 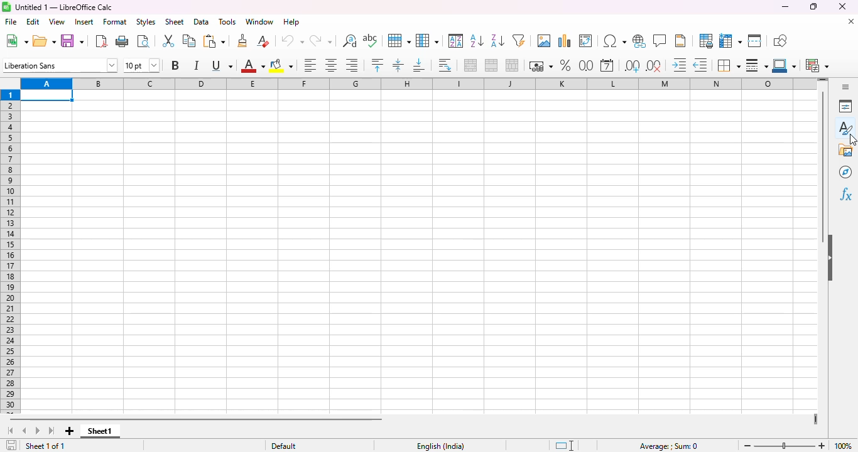 What do you see at coordinates (116, 22) in the screenshot?
I see `format` at bounding box center [116, 22].